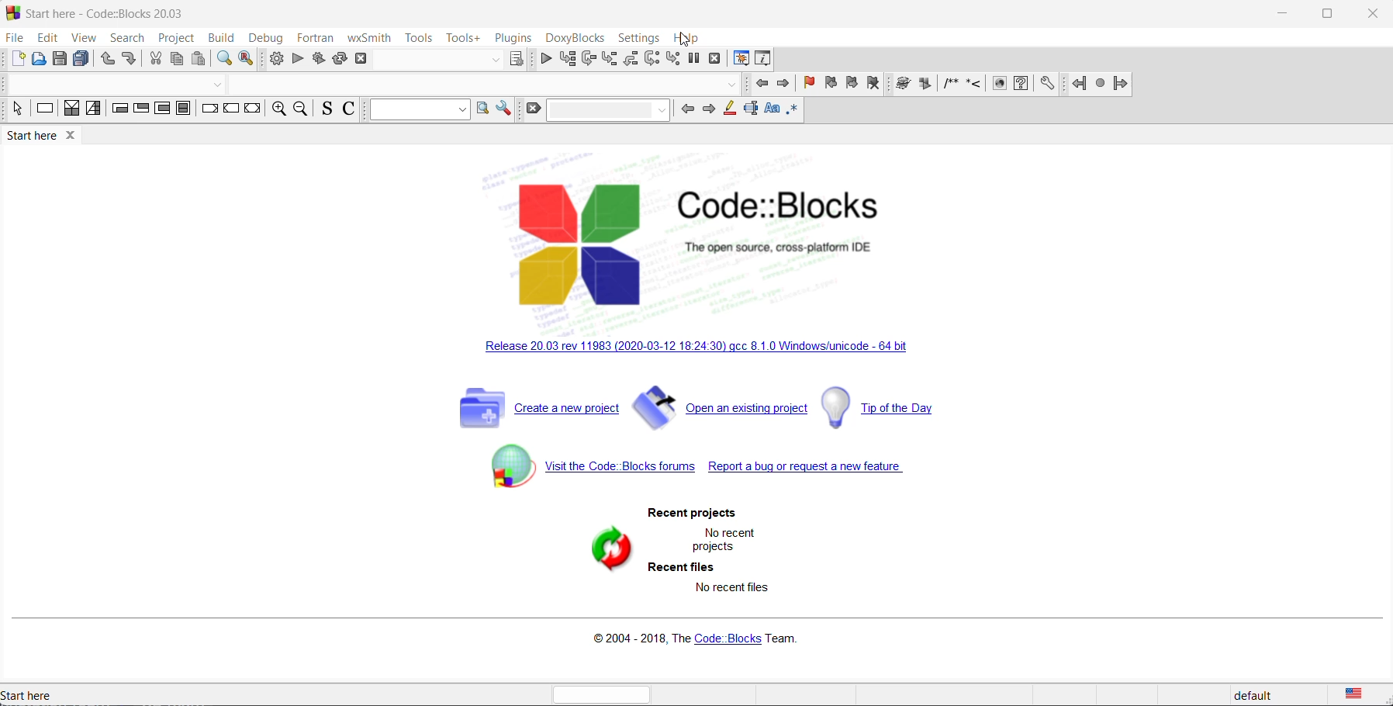 The width and height of the screenshot is (1393, 706). I want to click on file, so click(16, 39).